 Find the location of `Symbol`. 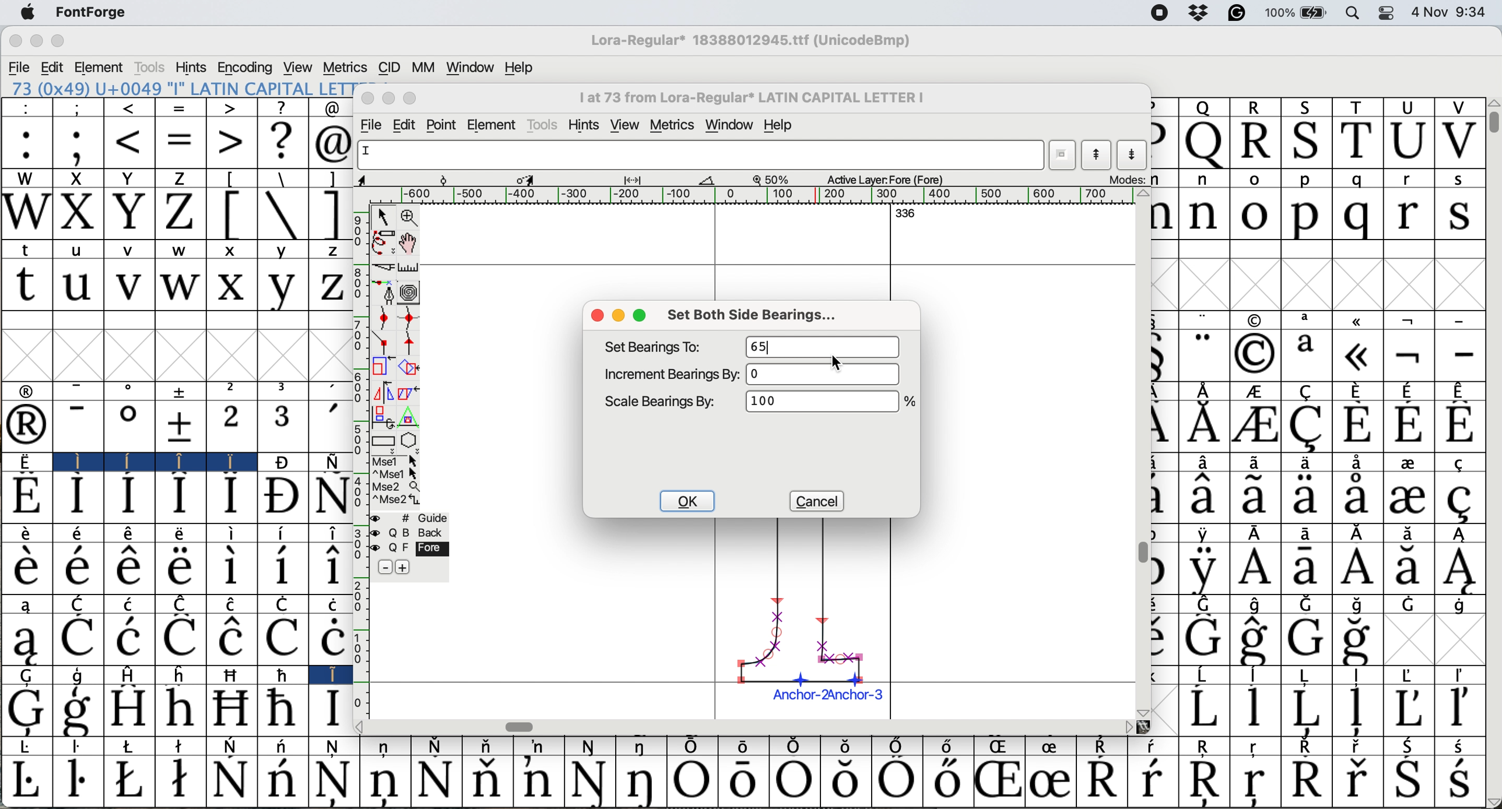

Symbol is located at coordinates (1408, 708).